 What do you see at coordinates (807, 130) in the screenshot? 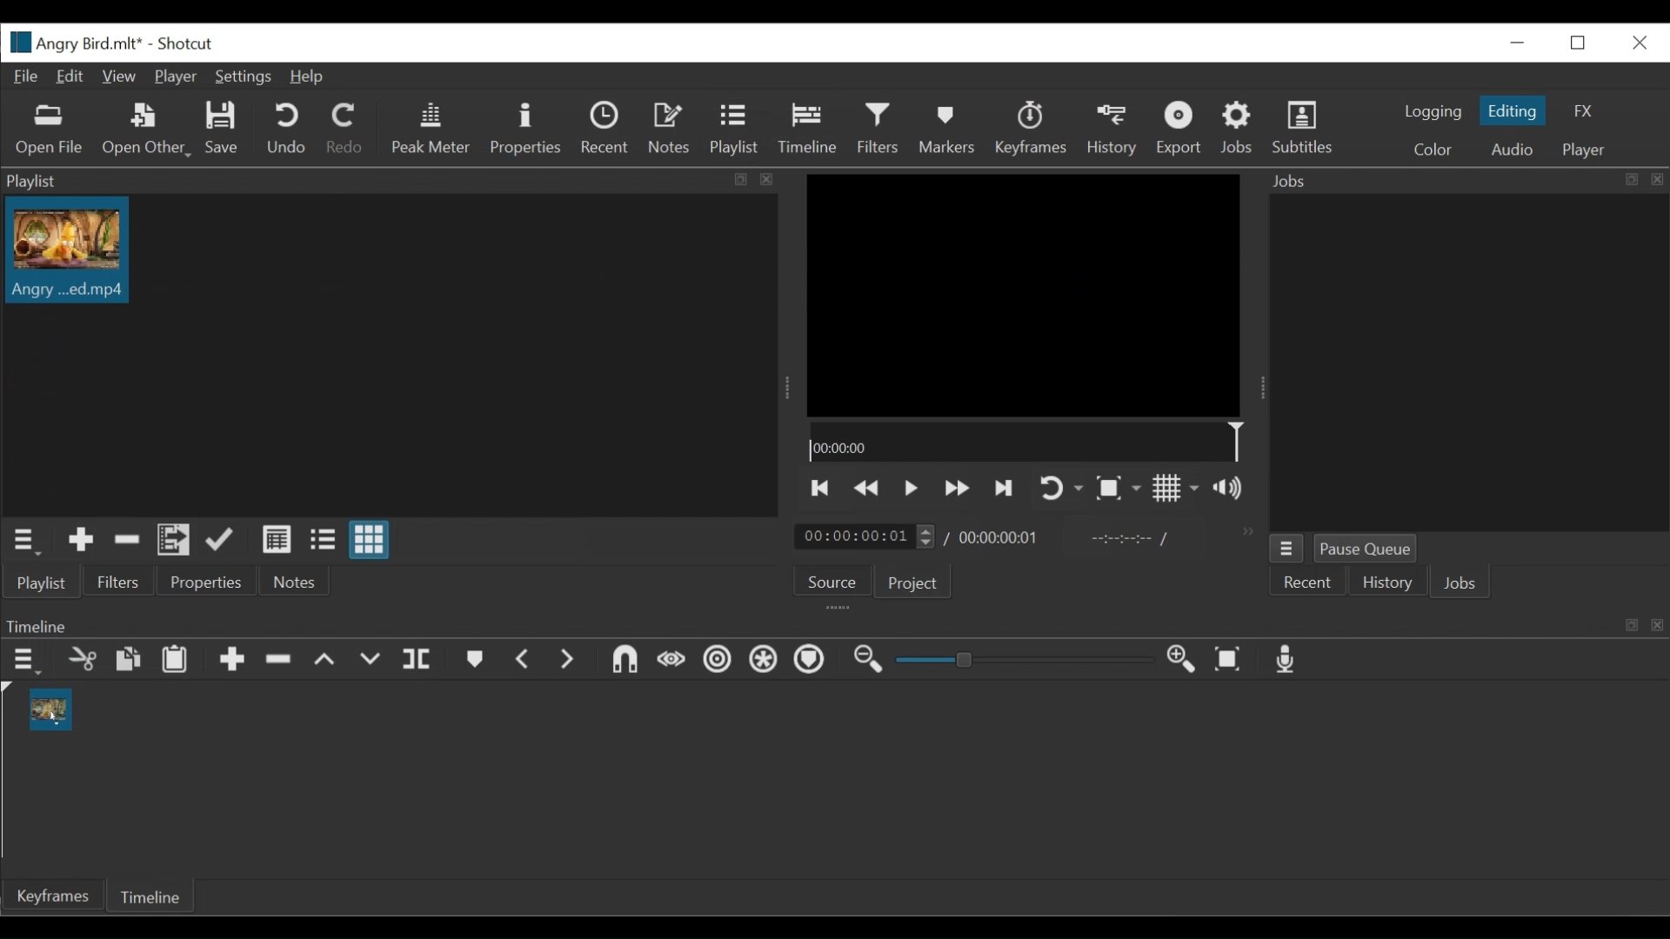
I see `Timeline` at bounding box center [807, 130].